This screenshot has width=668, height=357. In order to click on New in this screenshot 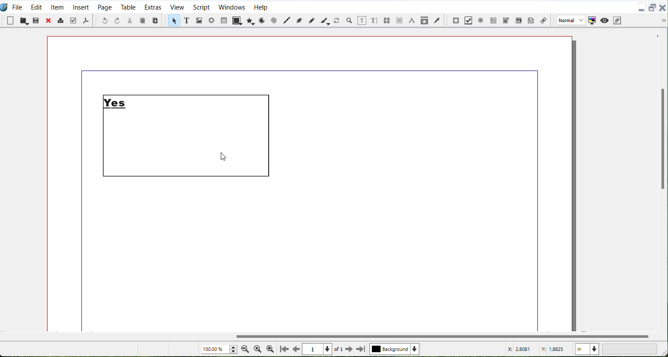, I will do `click(10, 20)`.